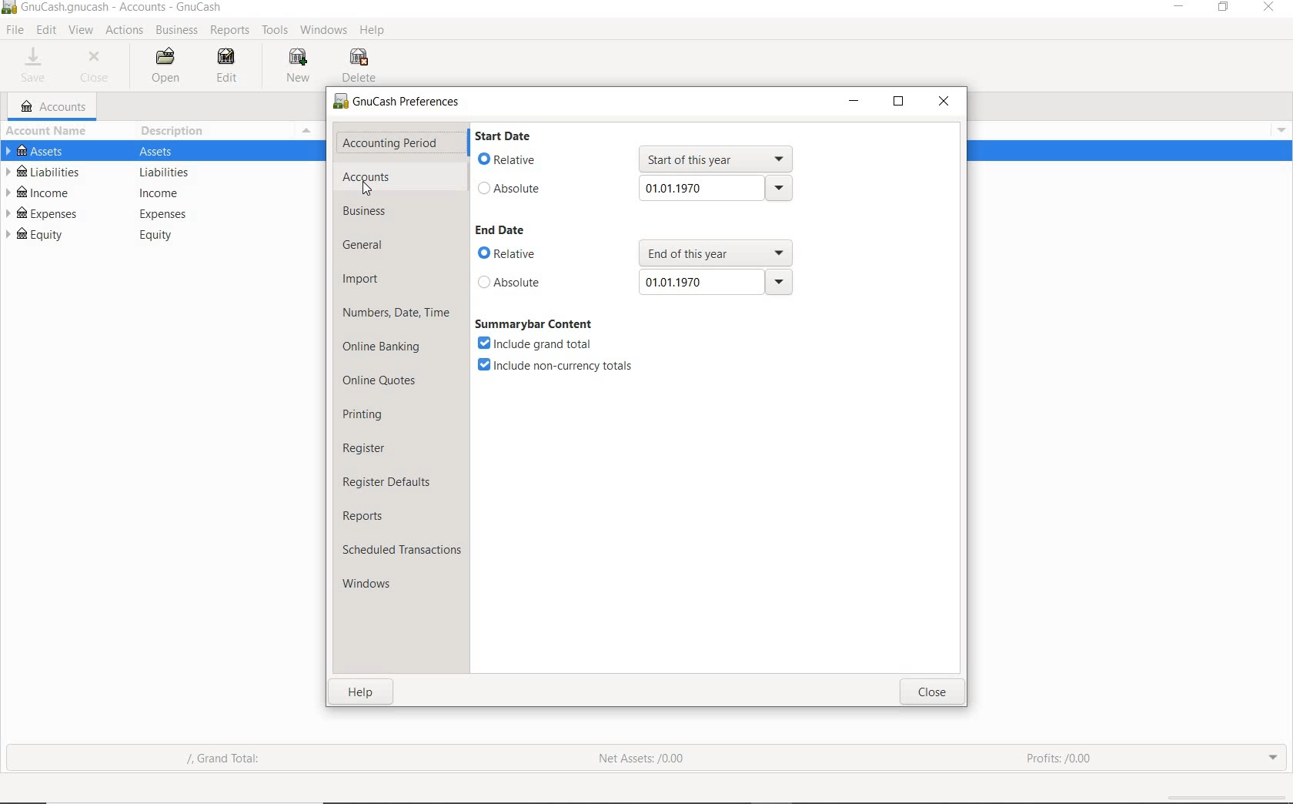 This screenshot has width=1293, height=804. Describe the element at coordinates (273, 31) in the screenshot. I see `TOOLS` at that location.